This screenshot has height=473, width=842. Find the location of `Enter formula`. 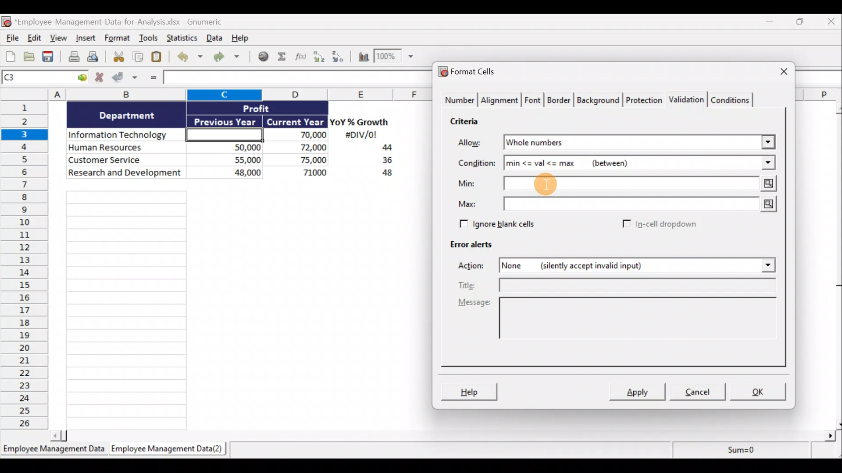

Enter formula is located at coordinates (152, 79).